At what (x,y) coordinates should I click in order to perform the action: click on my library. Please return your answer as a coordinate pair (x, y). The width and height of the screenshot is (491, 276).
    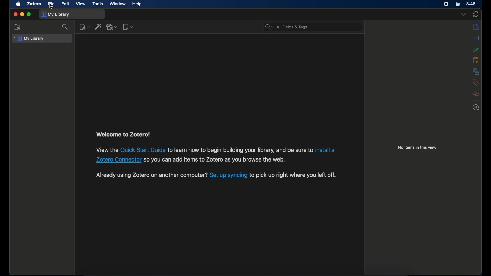
    Looking at the image, I should click on (55, 15).